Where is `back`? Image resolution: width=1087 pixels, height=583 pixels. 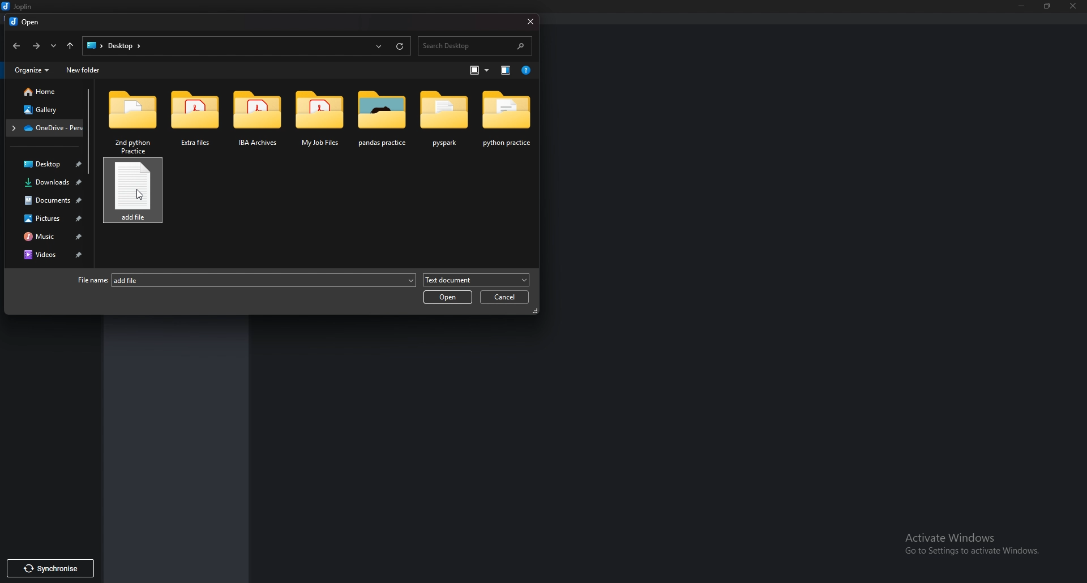 back is located at coordinates (17, 46).